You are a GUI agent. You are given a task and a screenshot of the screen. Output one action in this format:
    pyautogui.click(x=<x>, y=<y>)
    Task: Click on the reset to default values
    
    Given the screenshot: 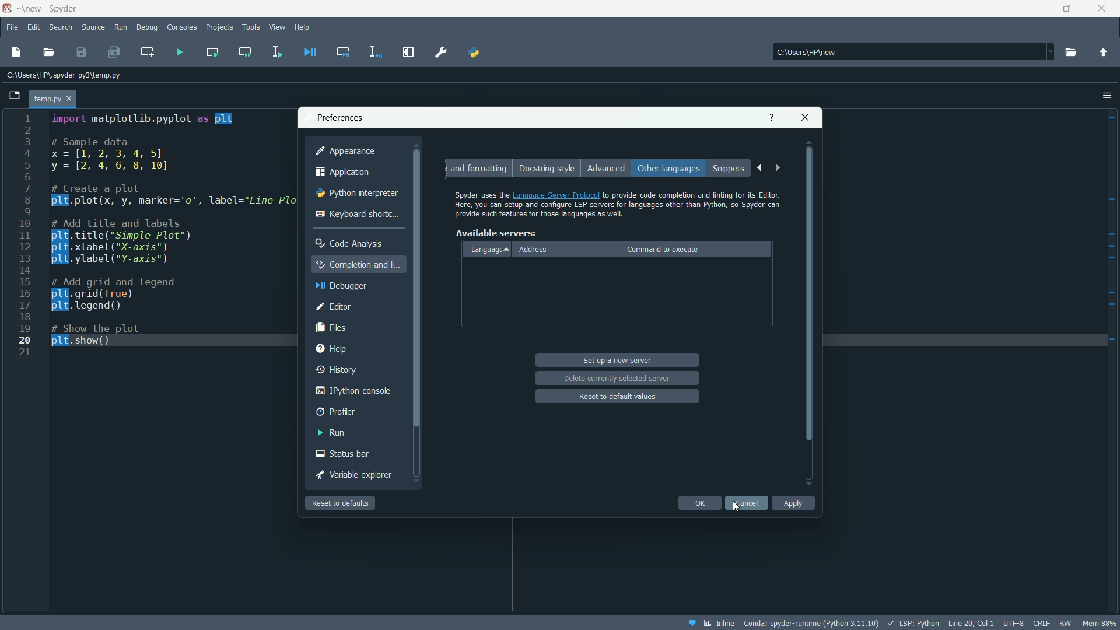 What is the action you would take?
    pyautogui.click(x=618, y=396)
    